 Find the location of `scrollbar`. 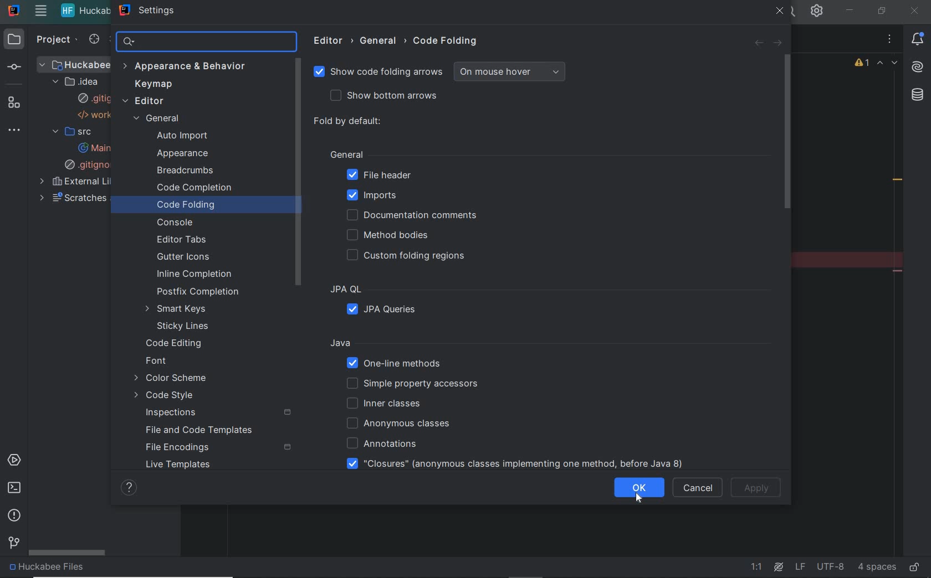

scrollbar is located at coordinates (789, 136).